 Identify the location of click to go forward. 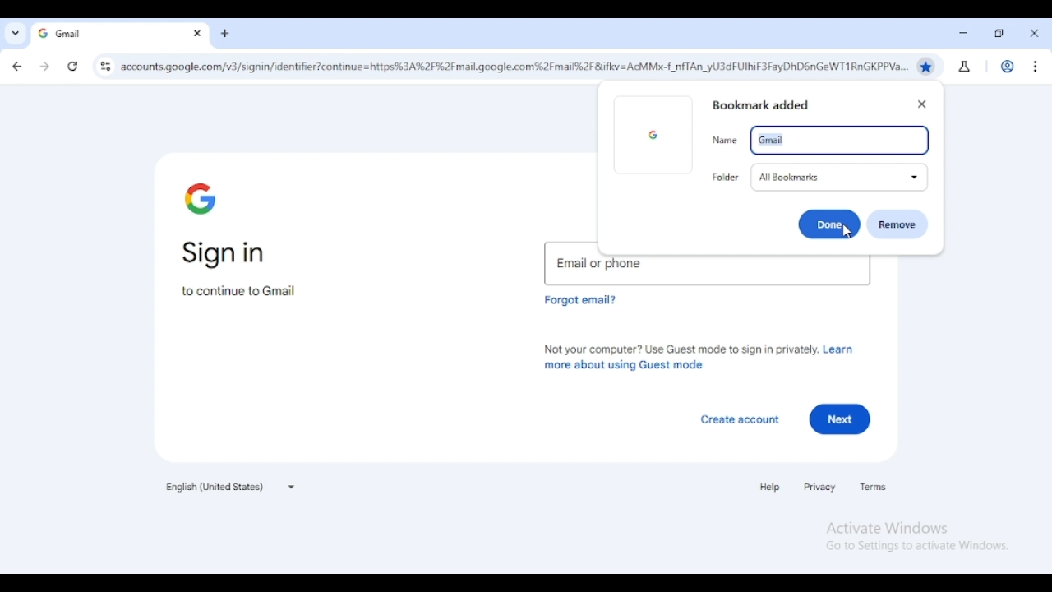
(44, 67).